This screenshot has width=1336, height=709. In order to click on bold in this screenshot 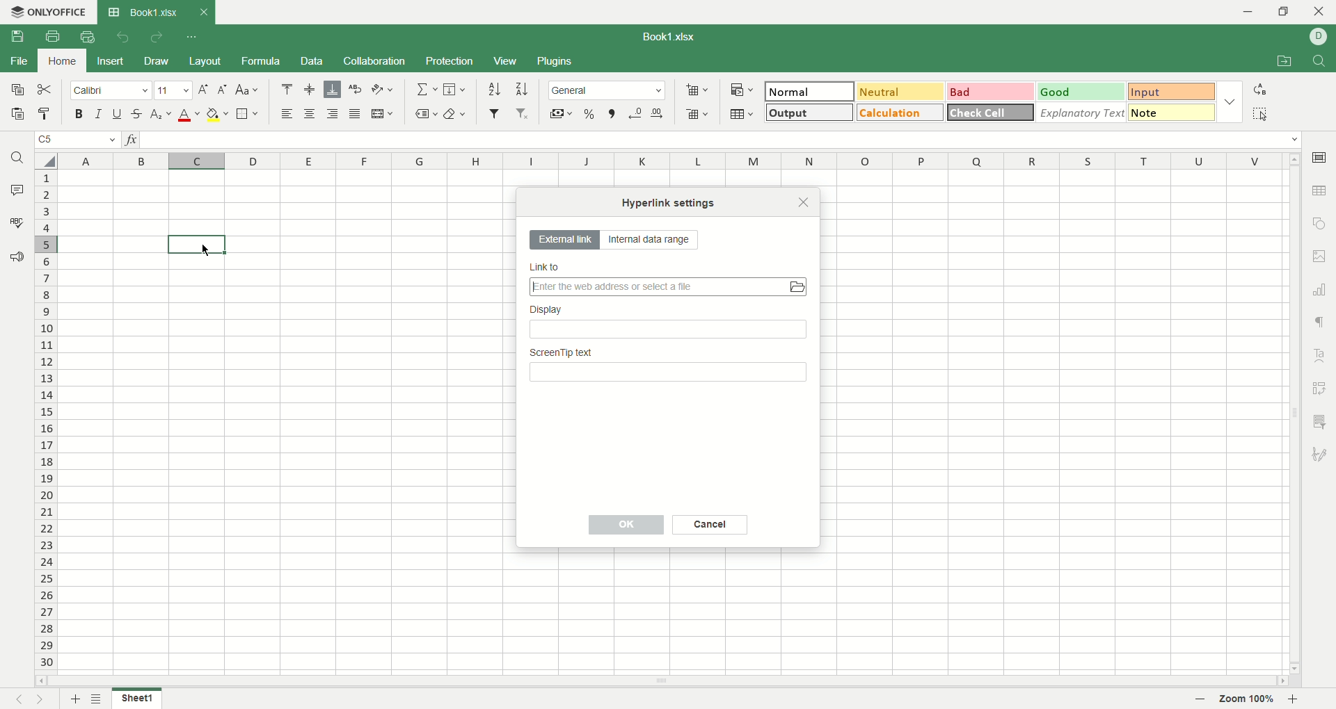, I will do `click(82, 115)`.